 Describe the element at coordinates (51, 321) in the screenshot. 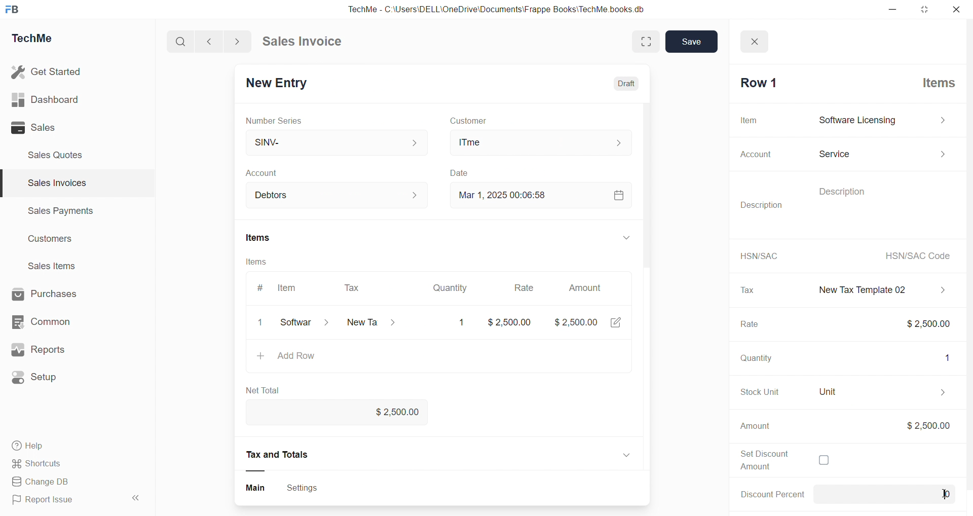

I see `EB Common` at that location.